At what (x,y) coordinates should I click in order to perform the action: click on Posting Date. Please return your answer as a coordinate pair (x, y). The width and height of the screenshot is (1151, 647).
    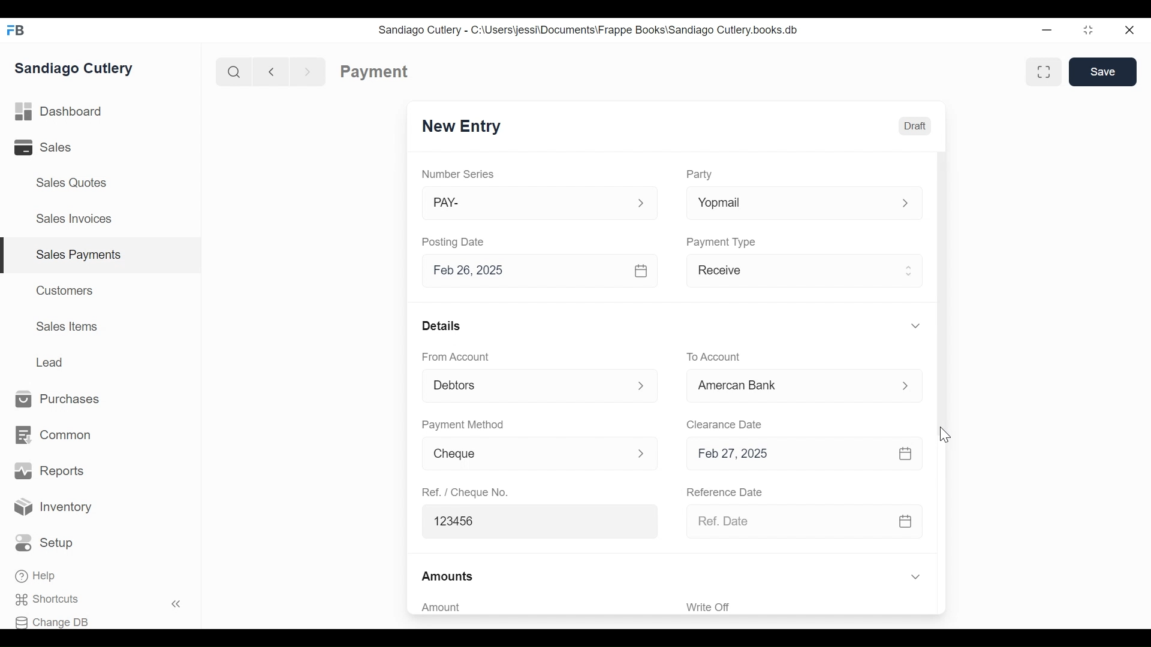
    Looking at the image, I should click on (455, 241).